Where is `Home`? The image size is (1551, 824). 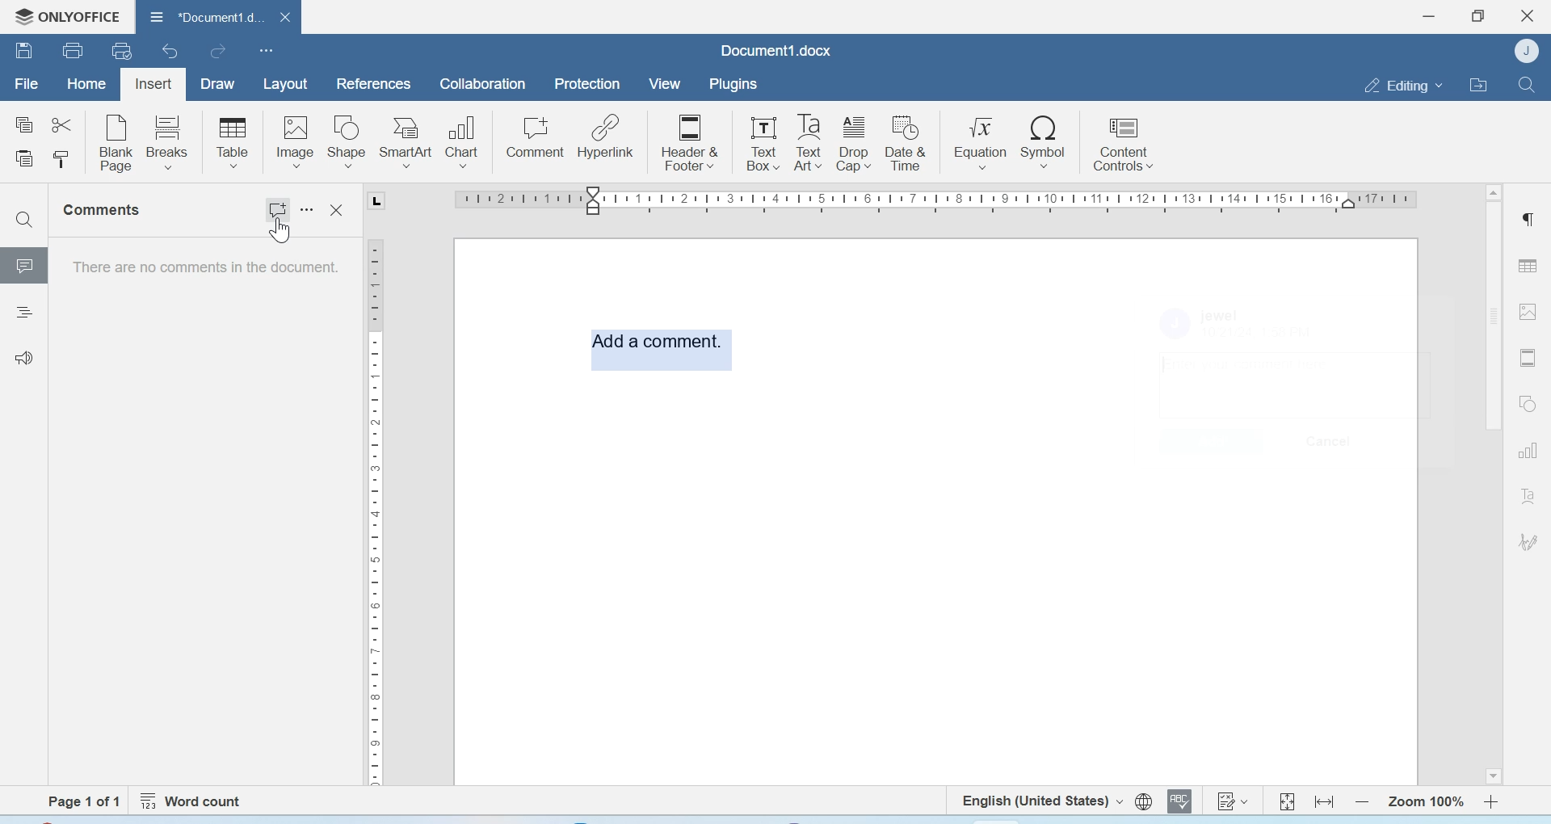 Home is located at coordinates (85, 82).